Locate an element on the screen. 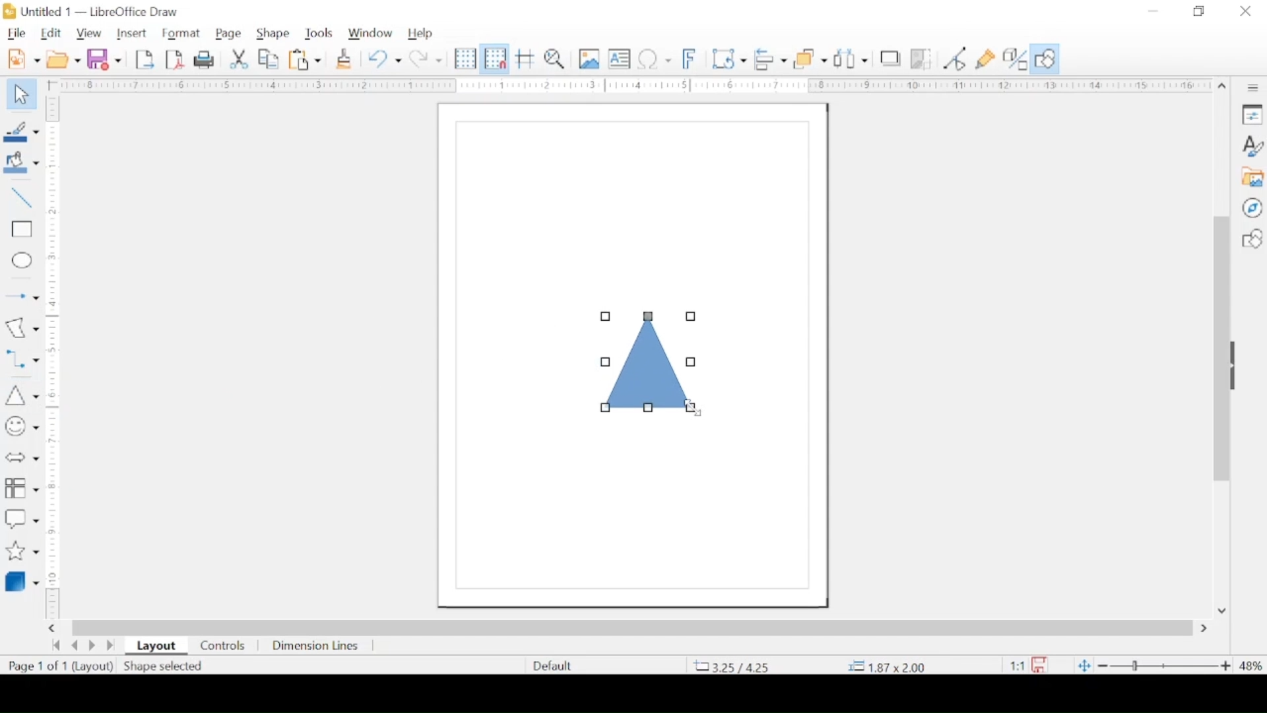 This screenshot has height=713, width=1267. resize handle is located at coordinates (605, 408).